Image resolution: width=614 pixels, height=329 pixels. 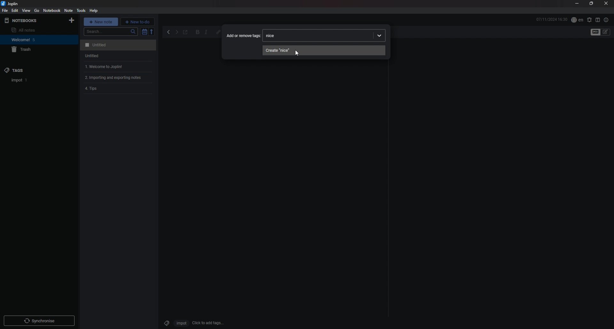 I want to click on Cursor, so click(x=296, y=52).